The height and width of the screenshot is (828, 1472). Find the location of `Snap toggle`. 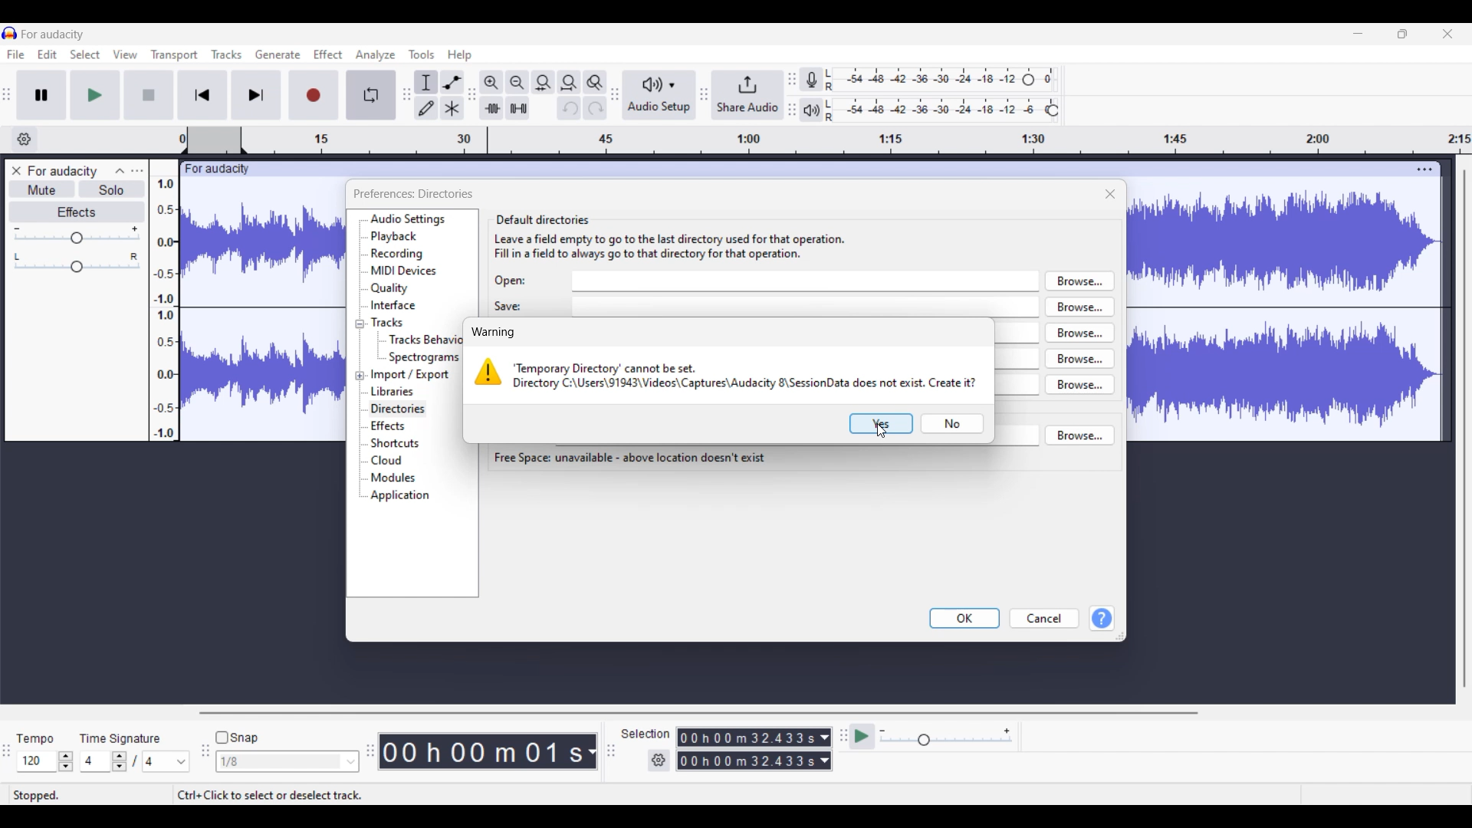

Snap toggle is located at coordinates (238, 738).